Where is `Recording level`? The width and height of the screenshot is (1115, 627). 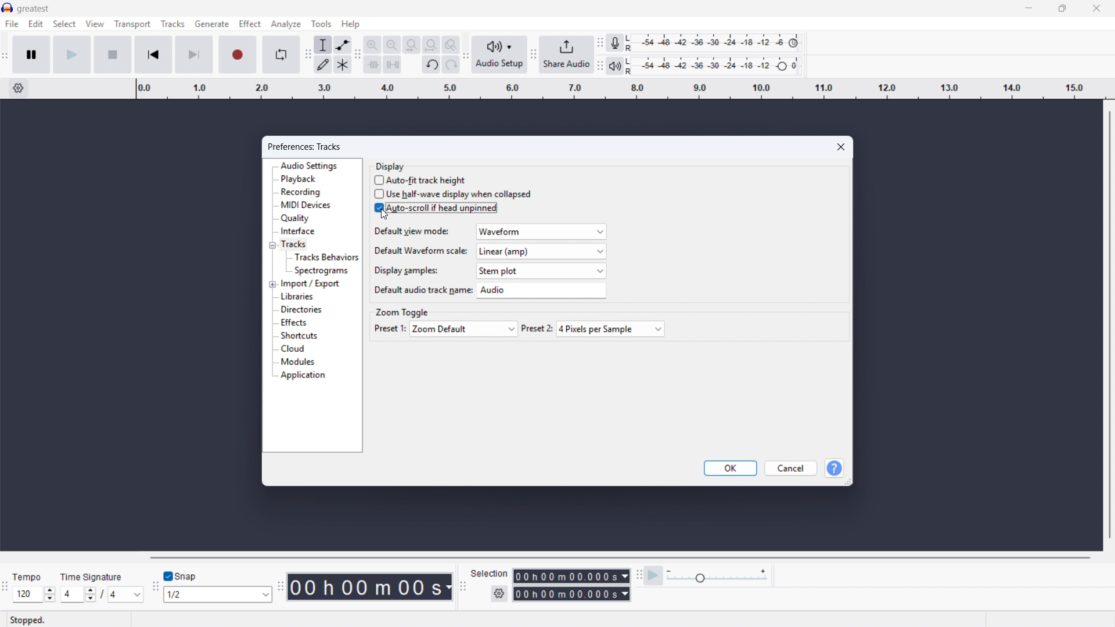 Recording level is located at coordinates (716, 43).